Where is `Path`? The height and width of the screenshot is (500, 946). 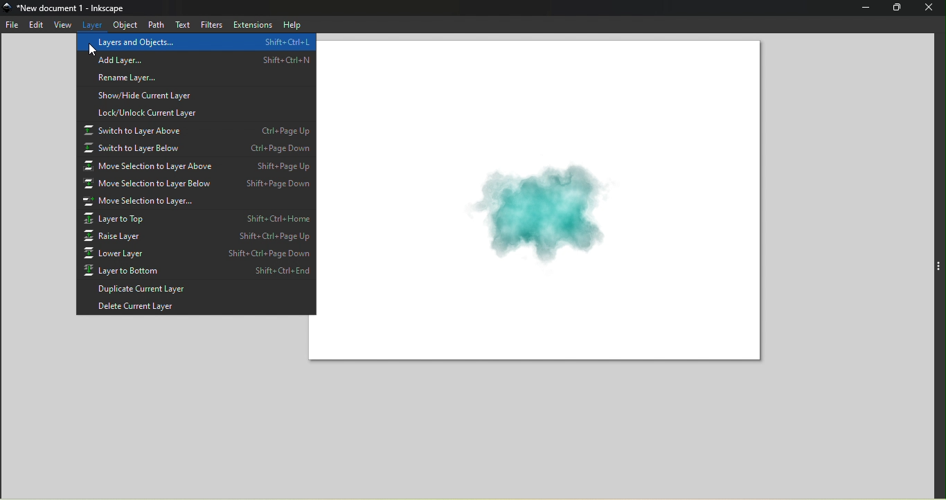
Path is located at coordinates (154, 24).